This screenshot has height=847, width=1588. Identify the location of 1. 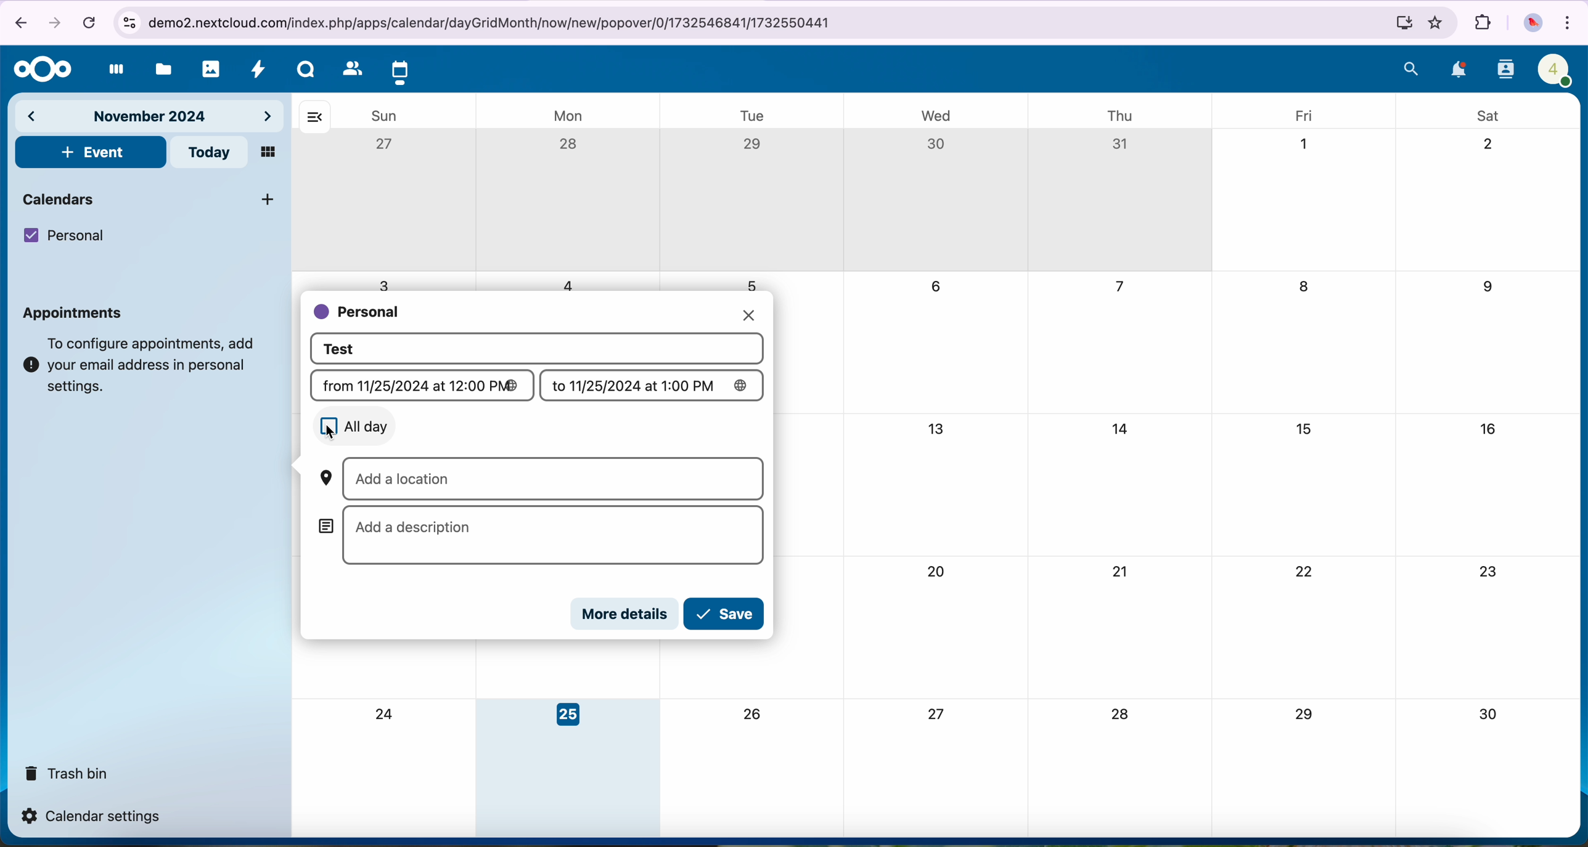
(1304, 144).